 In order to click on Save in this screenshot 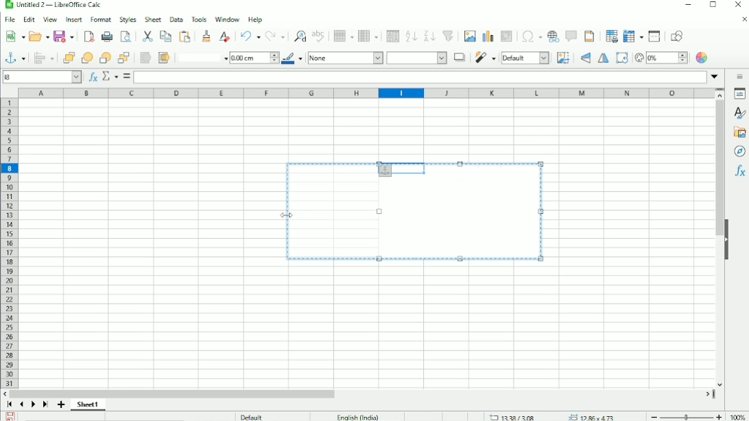, I will do `click(11, 416)`.